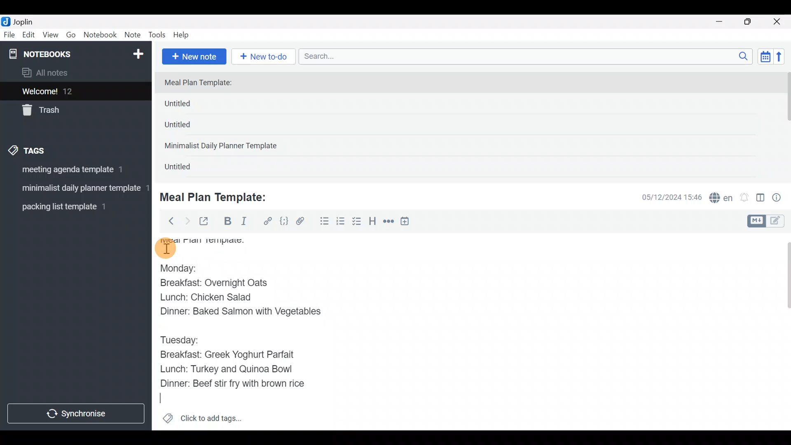 Image resolution: width=791 pixels, height=445 pixels. I want to click on Hyperlink, so click(268, 221).